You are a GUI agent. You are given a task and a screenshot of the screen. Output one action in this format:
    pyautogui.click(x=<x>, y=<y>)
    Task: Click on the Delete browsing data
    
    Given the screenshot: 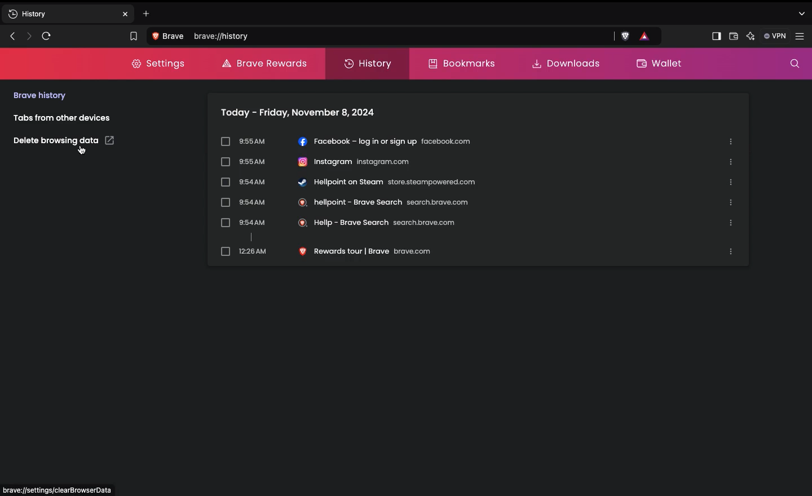 What is the action you would take?
    pyautogui.click(x=66, y=147)
    